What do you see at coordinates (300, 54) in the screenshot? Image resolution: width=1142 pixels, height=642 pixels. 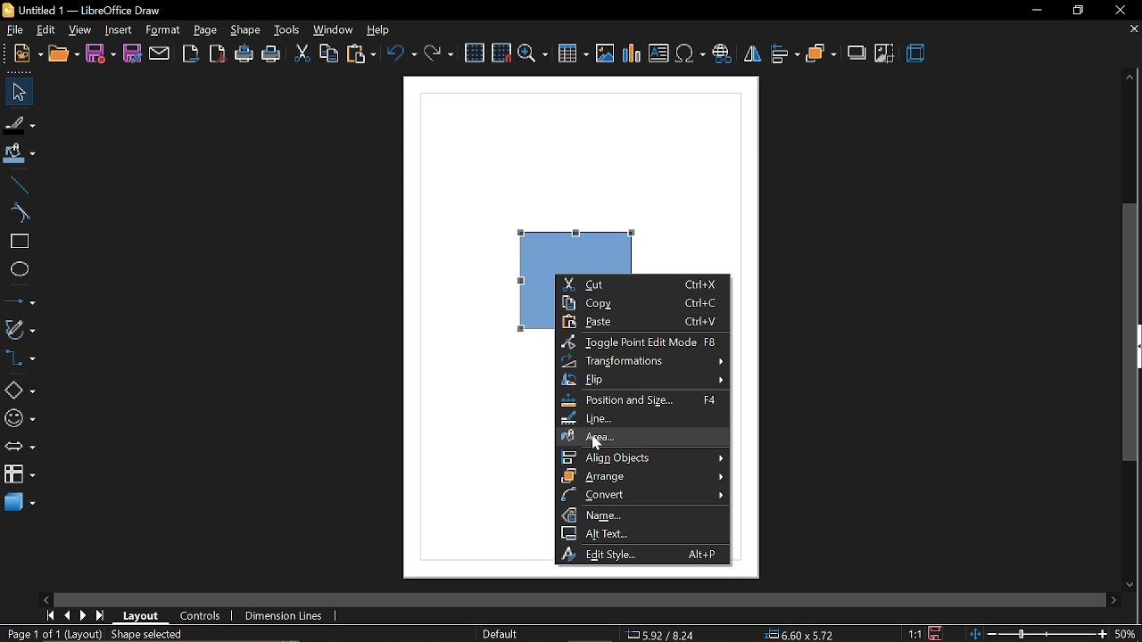 I see `cut ` at bounding box center [300, 54].